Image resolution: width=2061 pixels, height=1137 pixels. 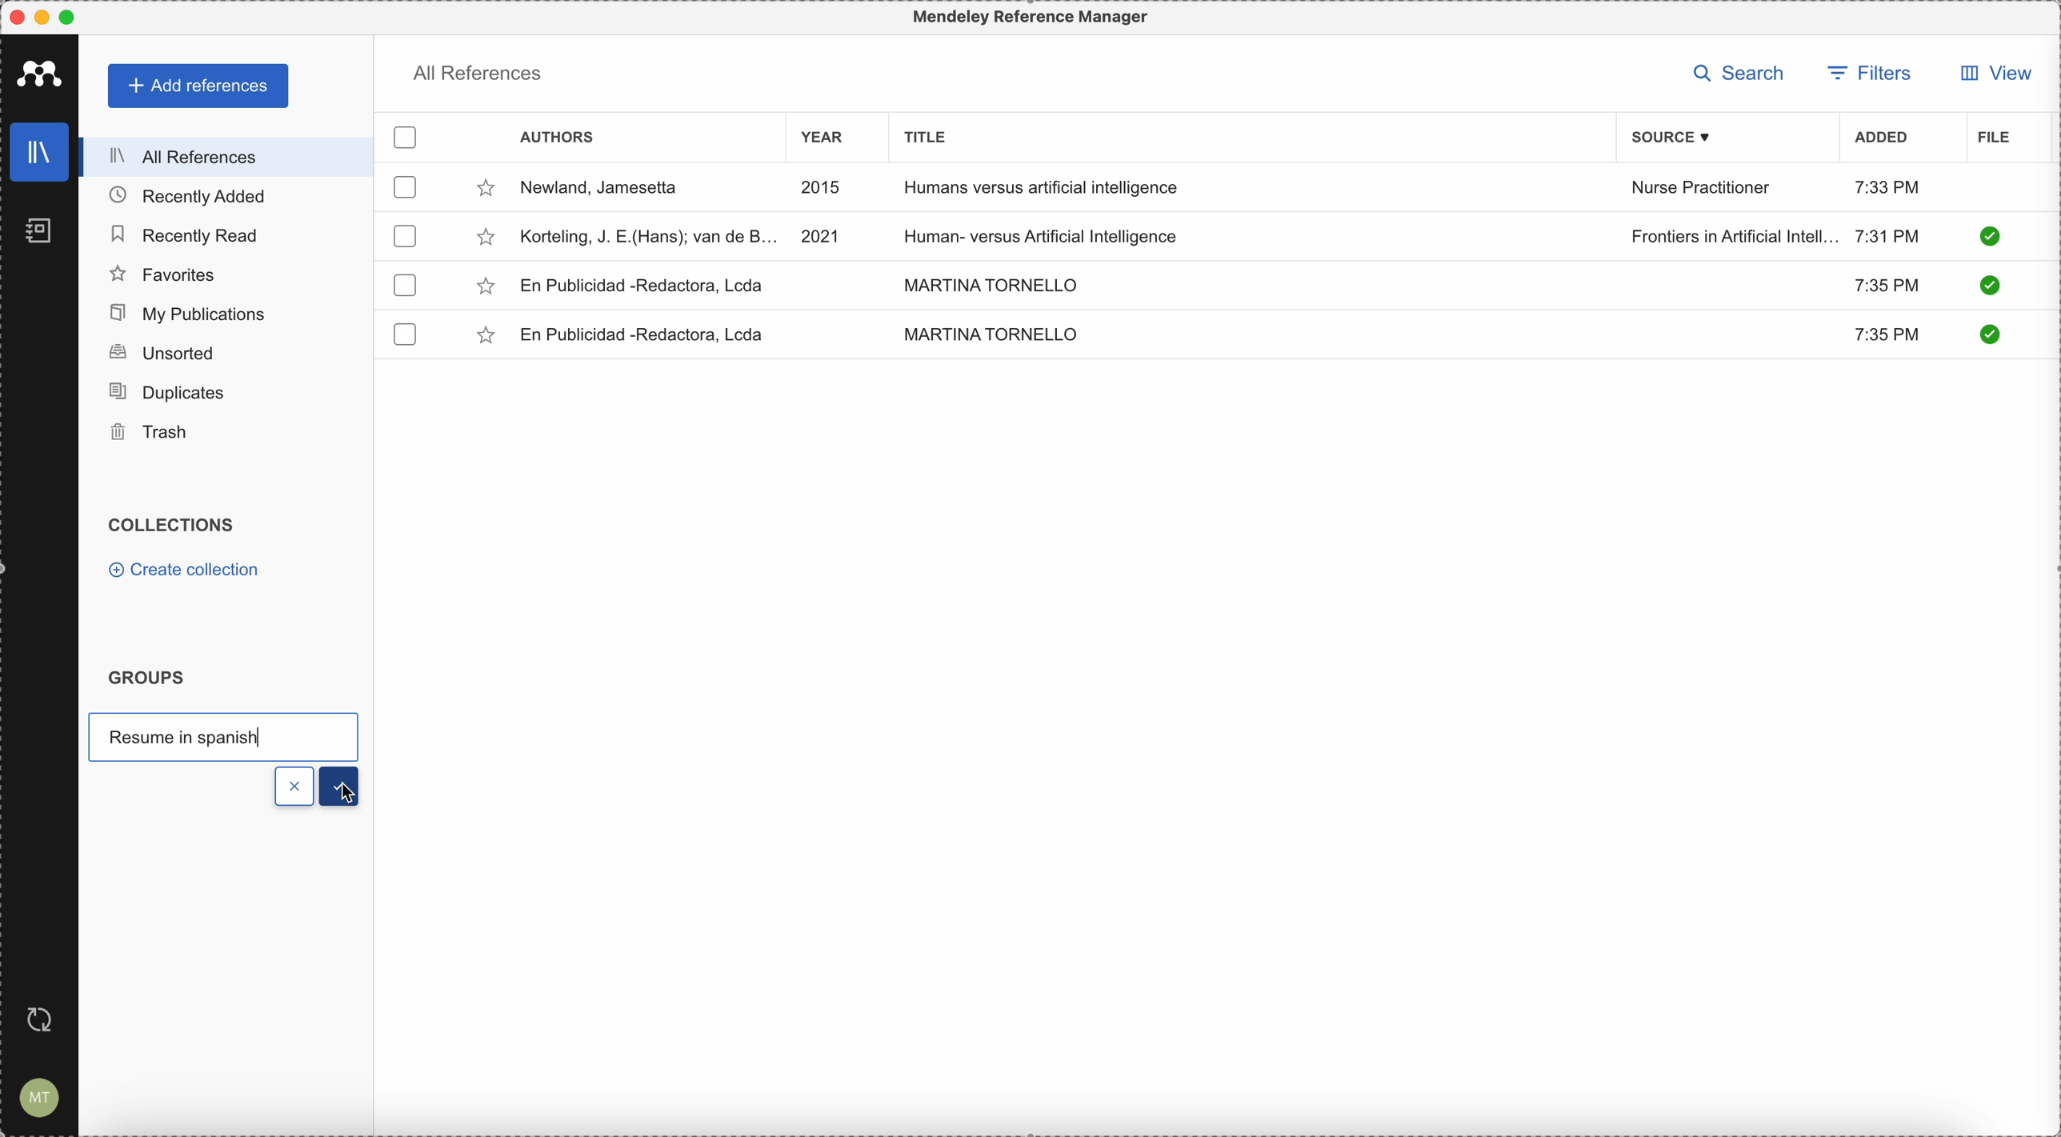 What do you see at coordinates (1734, 236) in the screenshot?
I see `Frontiers in Artificial Intelligence` at bounding box center [1734, 236].